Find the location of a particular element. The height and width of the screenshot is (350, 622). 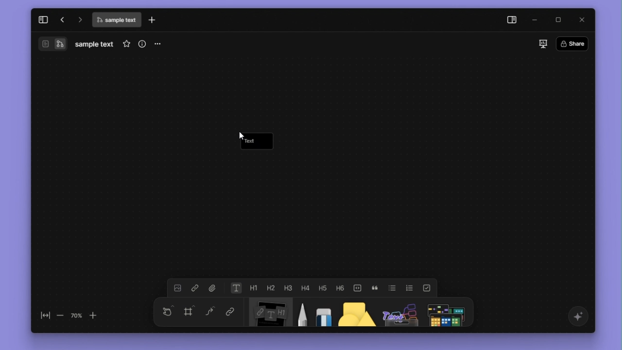

favourites is located at coordinates (124, 44).